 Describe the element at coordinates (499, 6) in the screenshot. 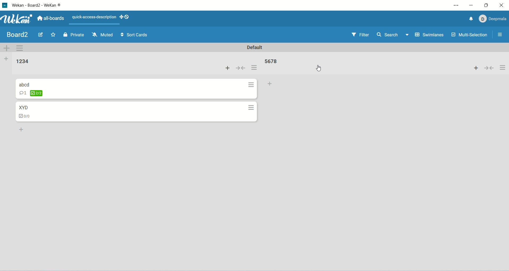

I see `close` at that location.